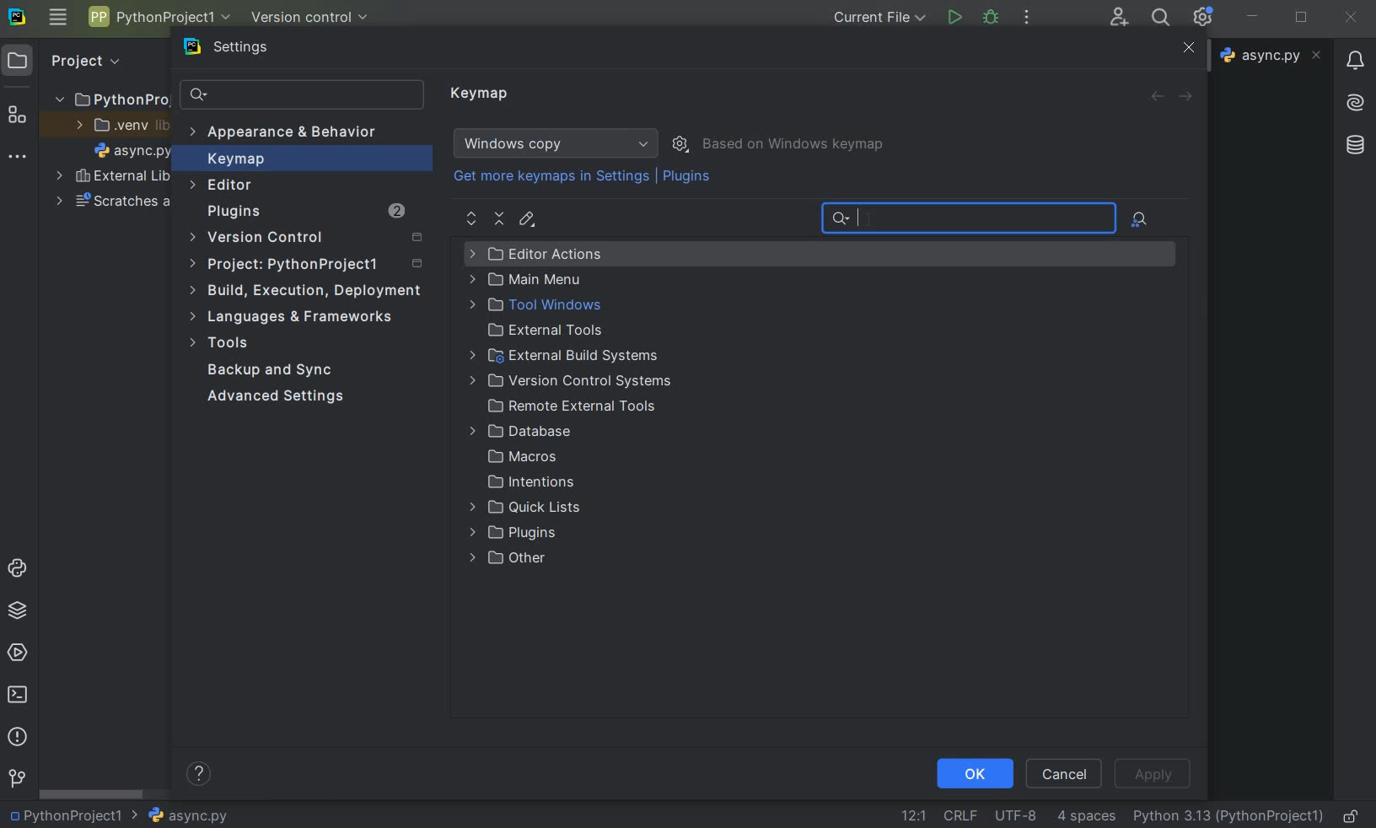  Describe the element at coordinates (83, 59) in the screenshot. I see `Project` at that location.